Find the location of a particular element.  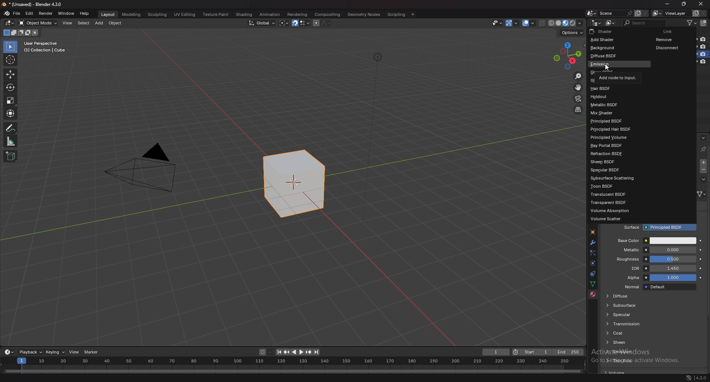

tooltip is located at coordinates (655, 240).